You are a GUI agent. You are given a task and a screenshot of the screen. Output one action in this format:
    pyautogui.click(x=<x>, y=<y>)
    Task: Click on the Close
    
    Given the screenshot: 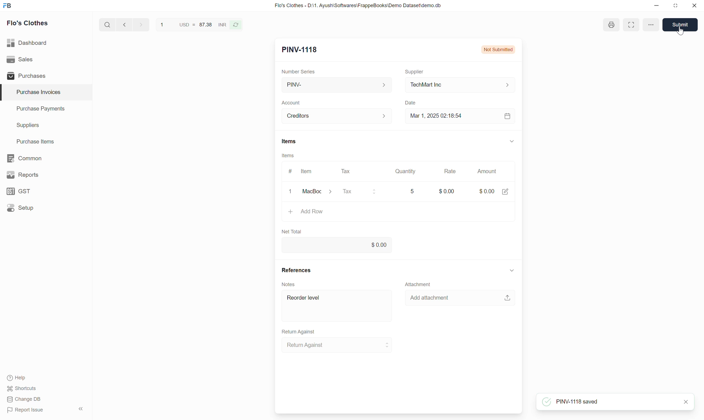 What is the action you would take?
    pyautogui.click(x=694, y=5)
    